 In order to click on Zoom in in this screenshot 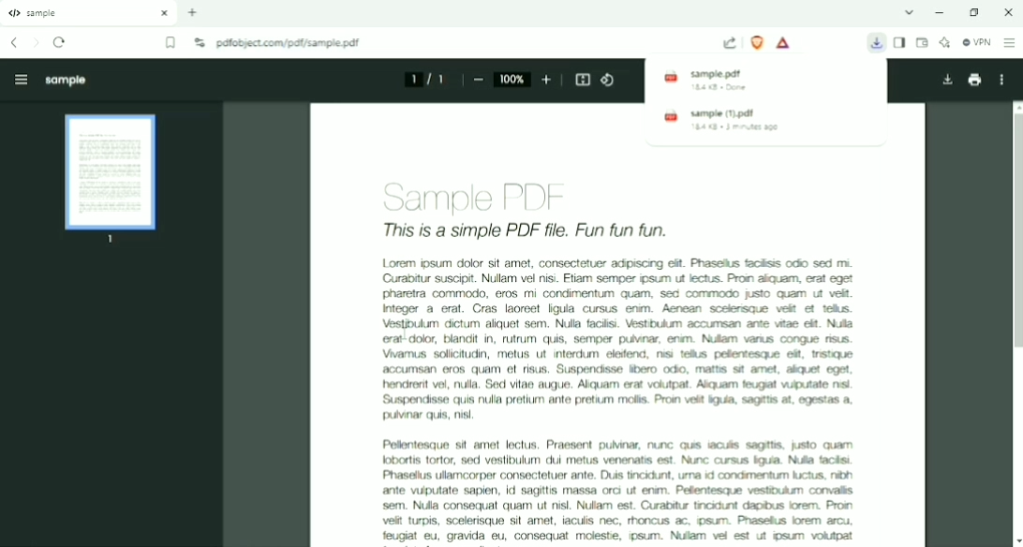, I will do `click(547, 80)`.